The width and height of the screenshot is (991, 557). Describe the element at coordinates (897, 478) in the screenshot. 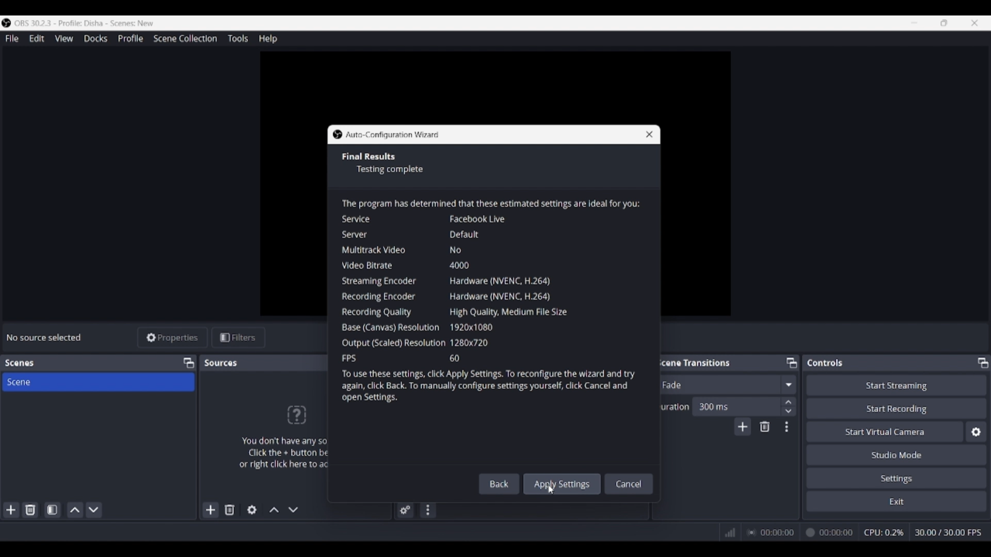

I see `Settings` at that location.